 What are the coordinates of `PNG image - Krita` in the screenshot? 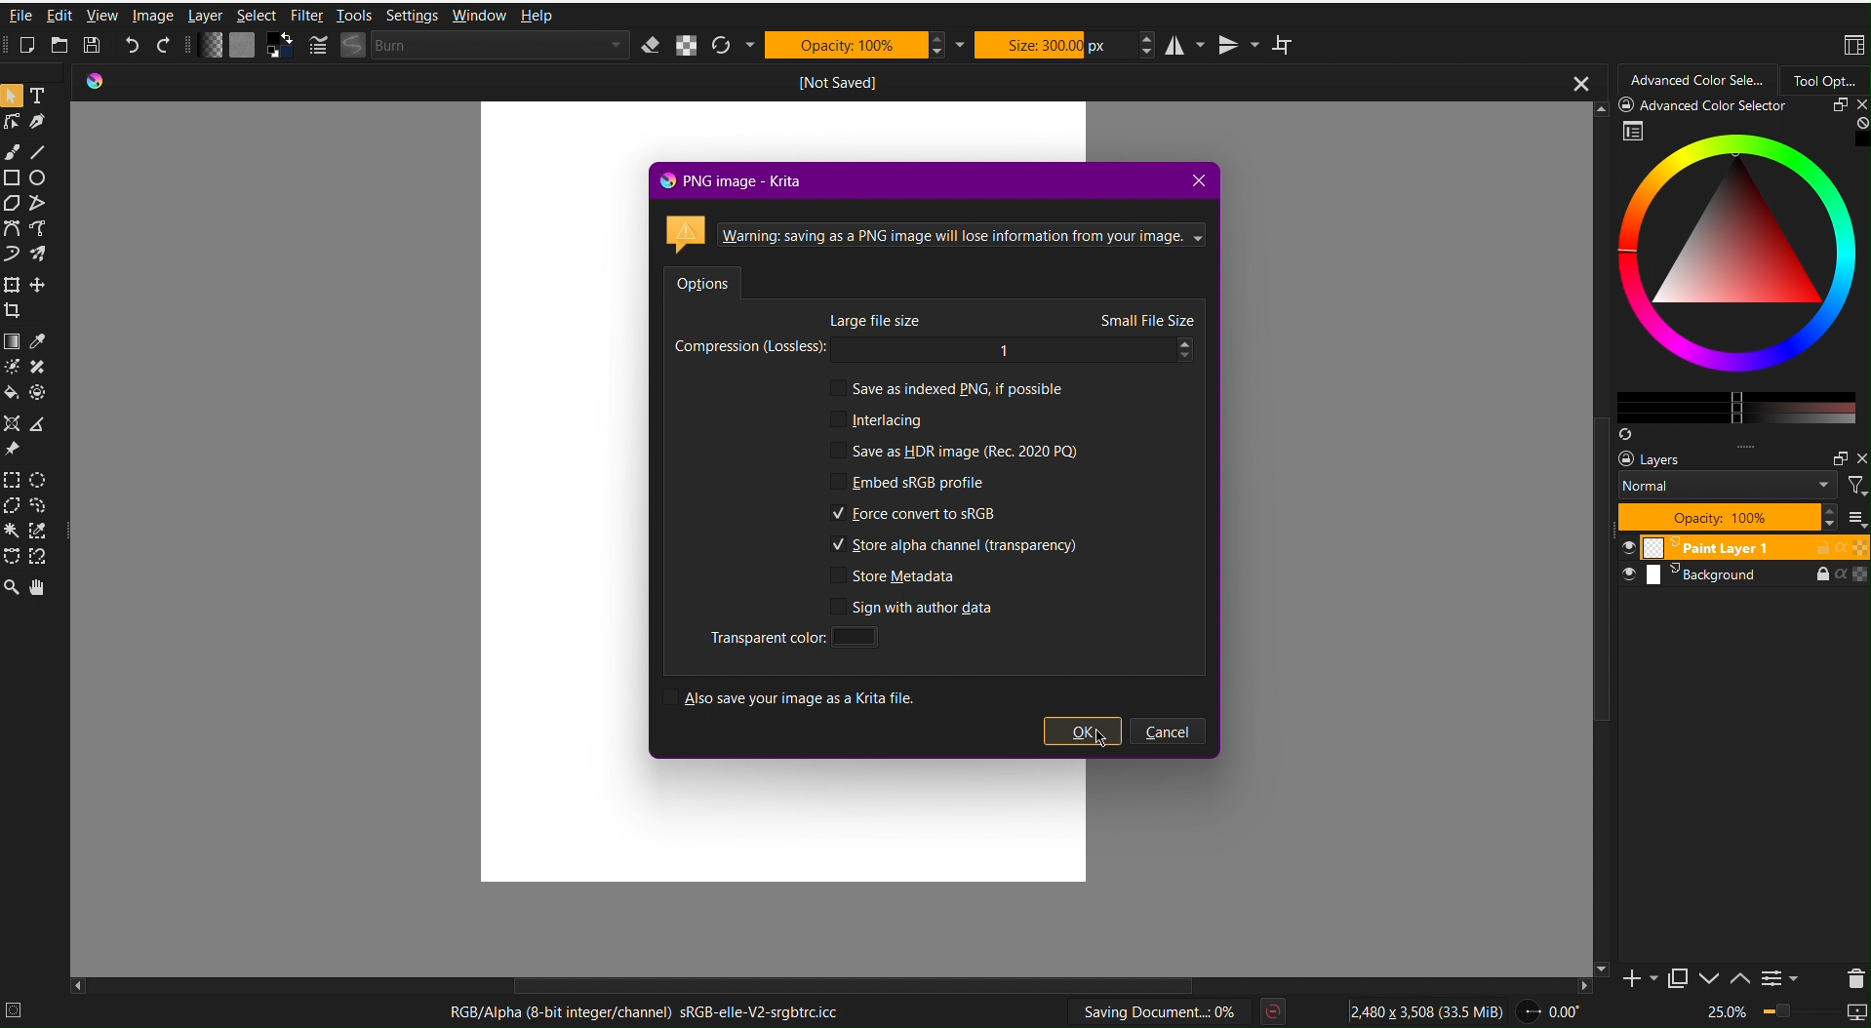 It's located at (724, 179).